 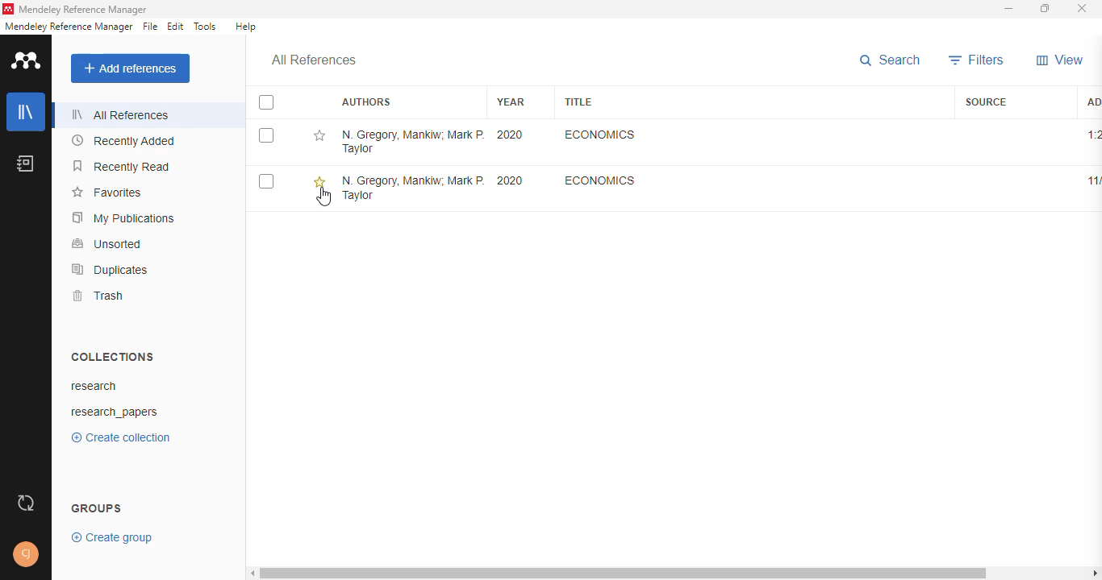 I want to click on profile, so click(x=26, y=554).